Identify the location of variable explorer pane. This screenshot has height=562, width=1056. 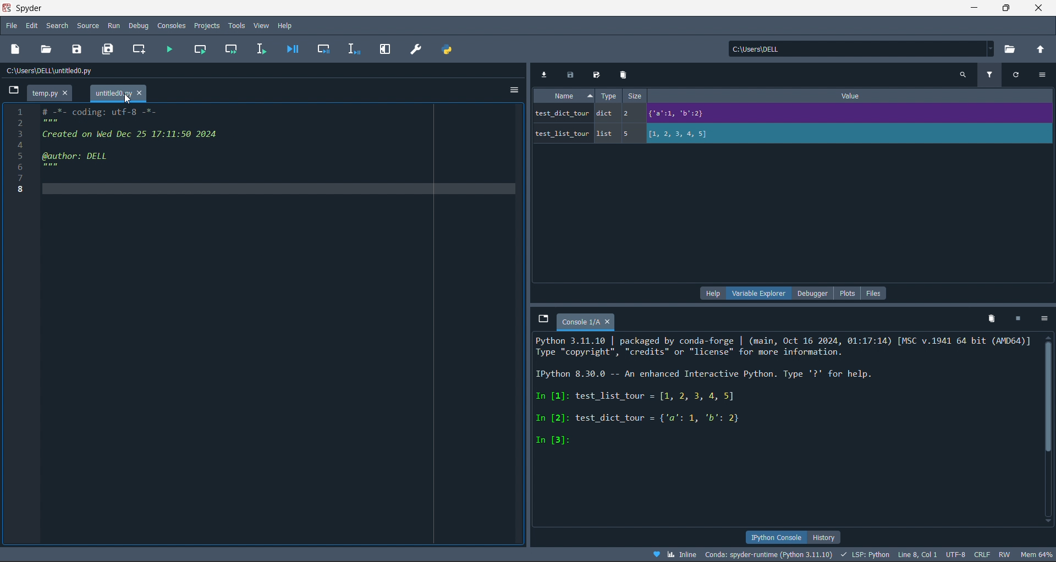
(760, 295).